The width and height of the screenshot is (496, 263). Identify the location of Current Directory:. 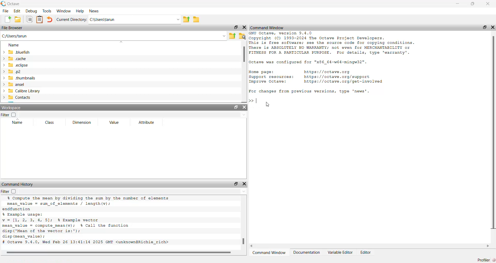
(72, 20).